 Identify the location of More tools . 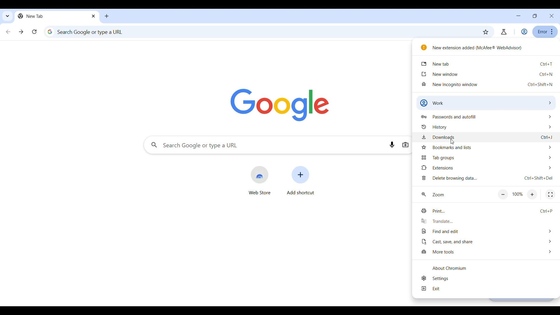
(487, 252).